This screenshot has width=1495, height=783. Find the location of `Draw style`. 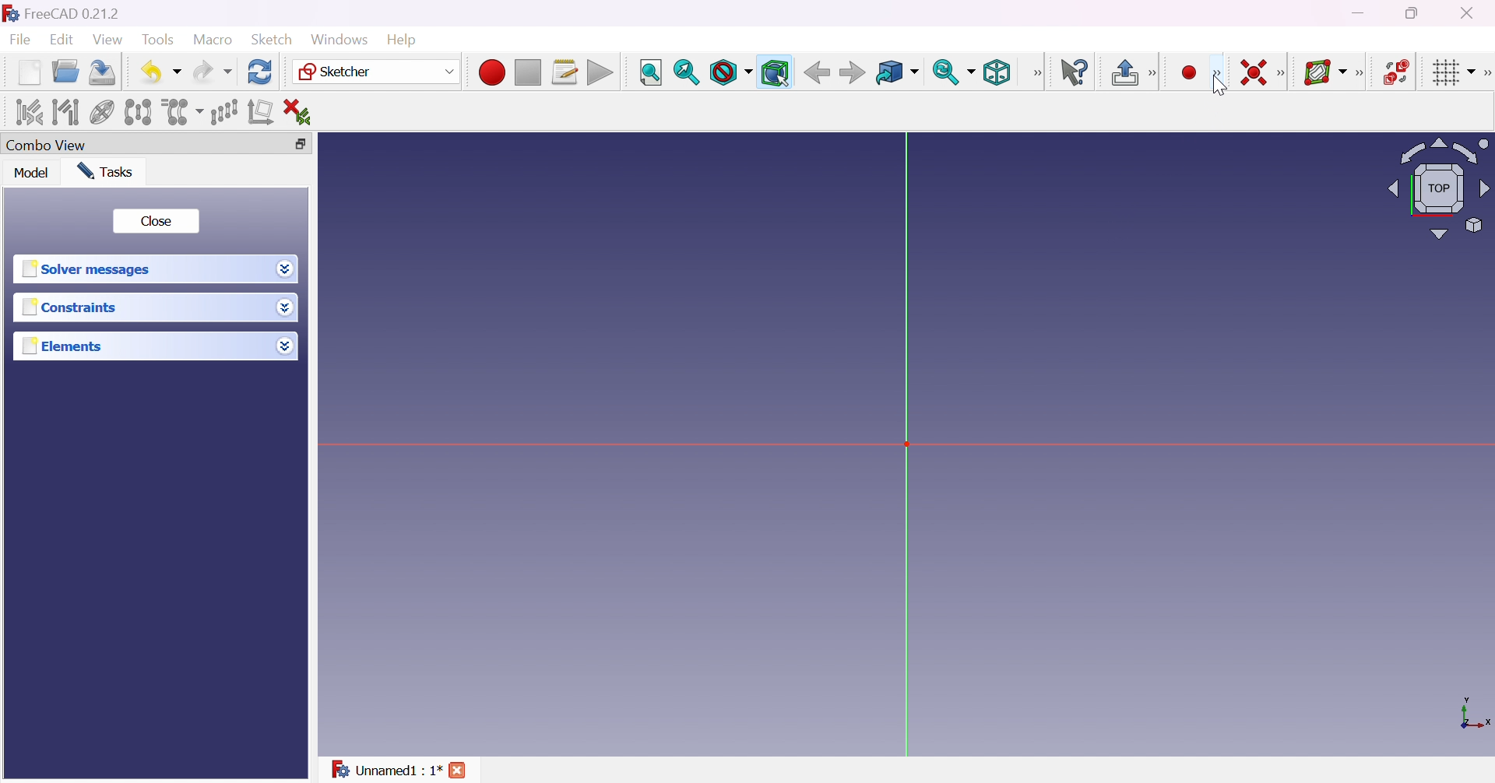

Draw style is located at coordinates (730, 73).